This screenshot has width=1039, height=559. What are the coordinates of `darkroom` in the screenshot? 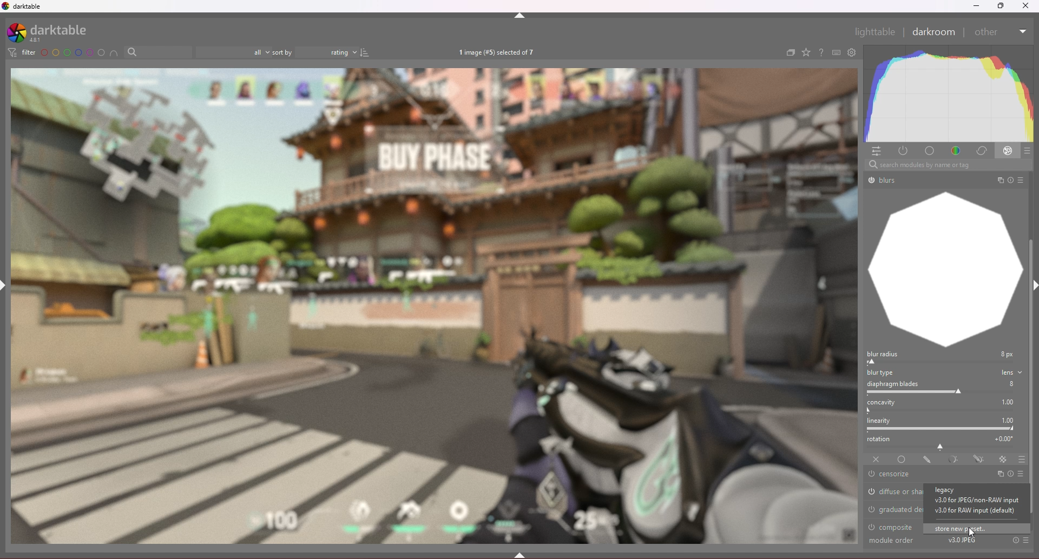 It's located at (934, 32).